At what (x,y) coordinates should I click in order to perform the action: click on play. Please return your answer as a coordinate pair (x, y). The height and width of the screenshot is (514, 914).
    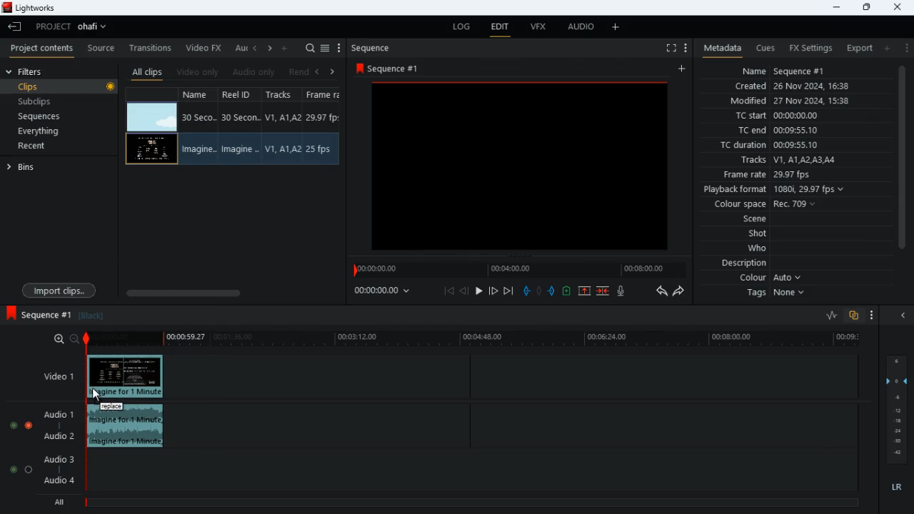
    Looking at the image, I should click on (478, 291).